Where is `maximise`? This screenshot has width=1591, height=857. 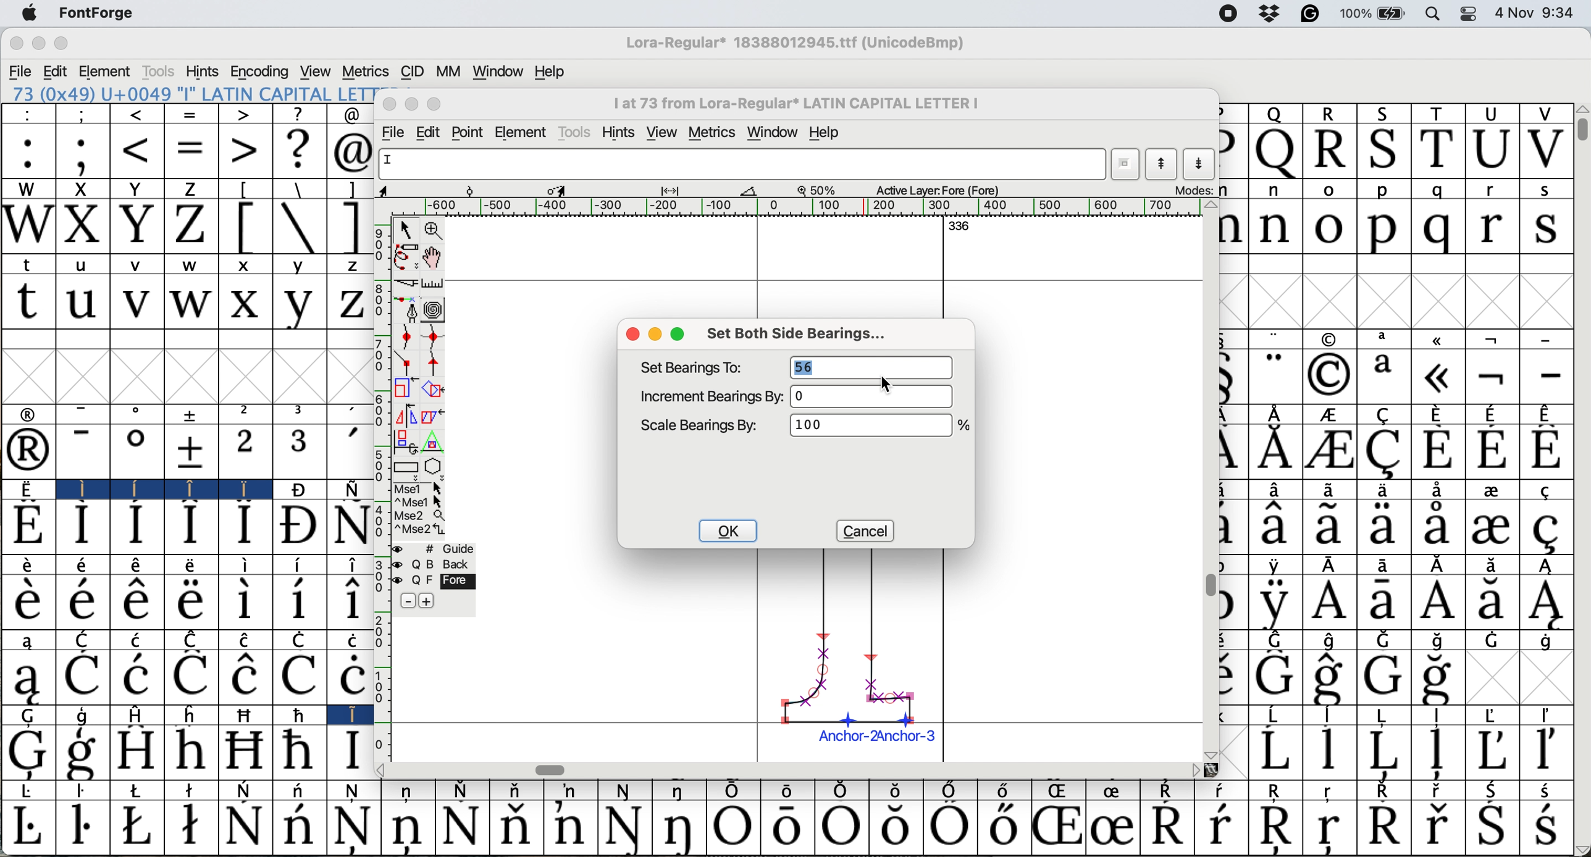 maximise is located at coordinates (434, 103).